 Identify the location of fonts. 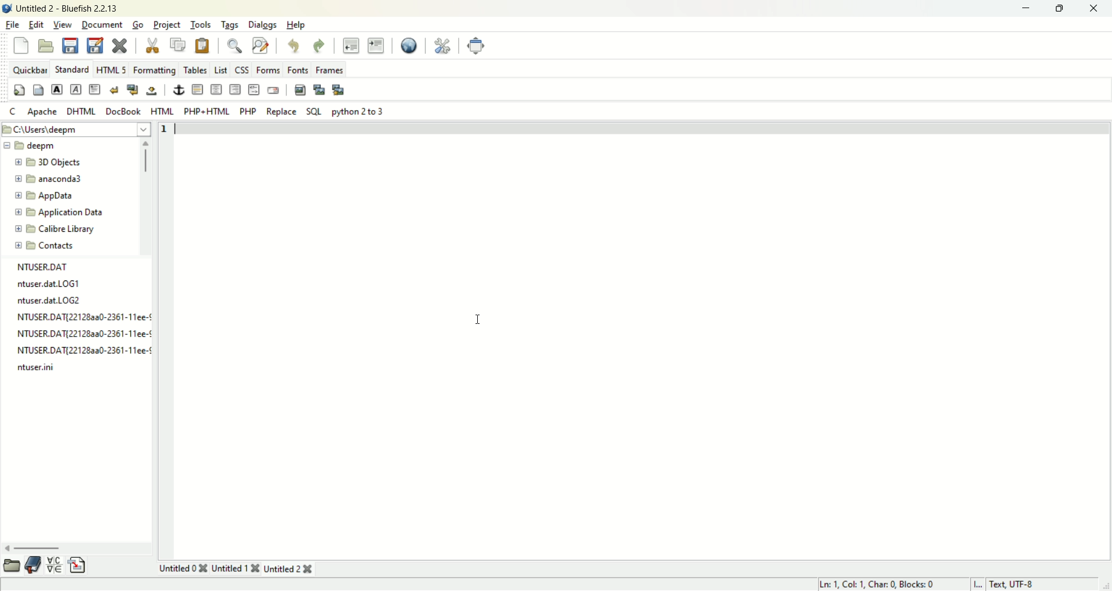
(299, 68).